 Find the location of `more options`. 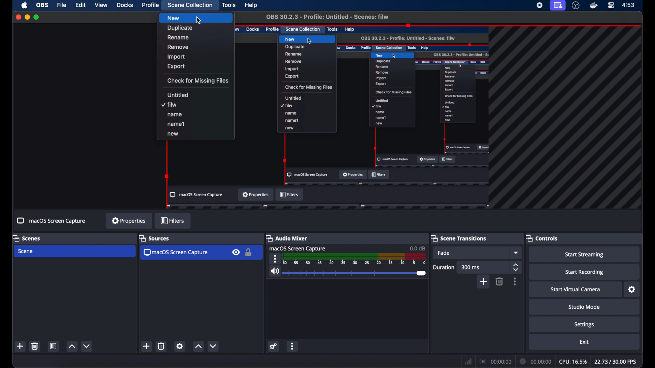

more options is located at coordinates (515, 281).